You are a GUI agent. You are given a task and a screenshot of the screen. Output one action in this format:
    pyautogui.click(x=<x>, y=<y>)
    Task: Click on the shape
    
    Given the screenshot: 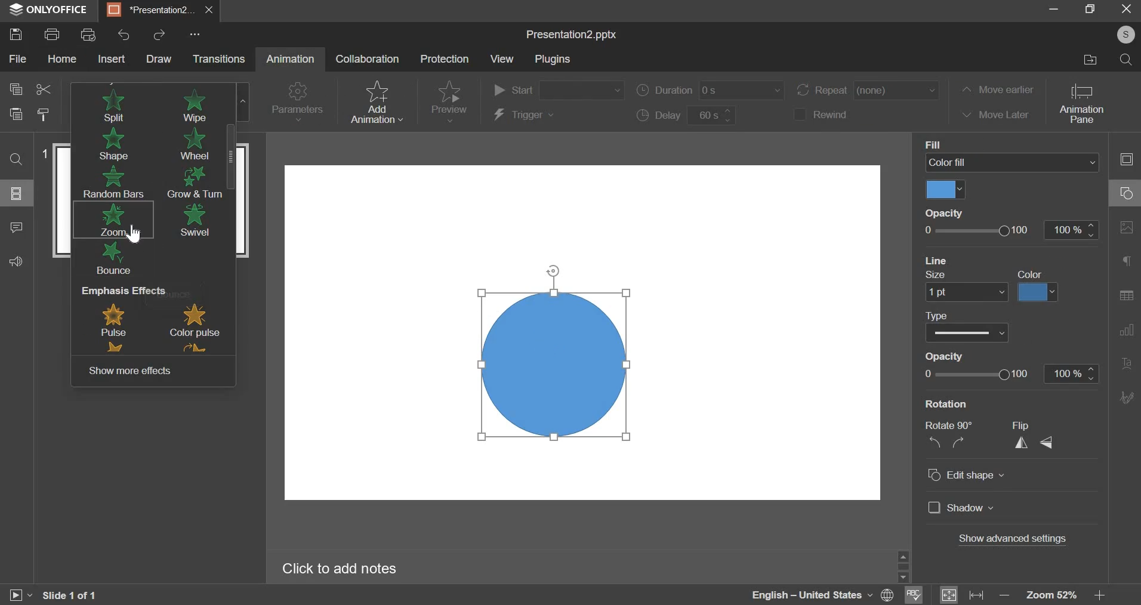 What is the action you would take?
    pyautogui.click(x=110, y=144)
    